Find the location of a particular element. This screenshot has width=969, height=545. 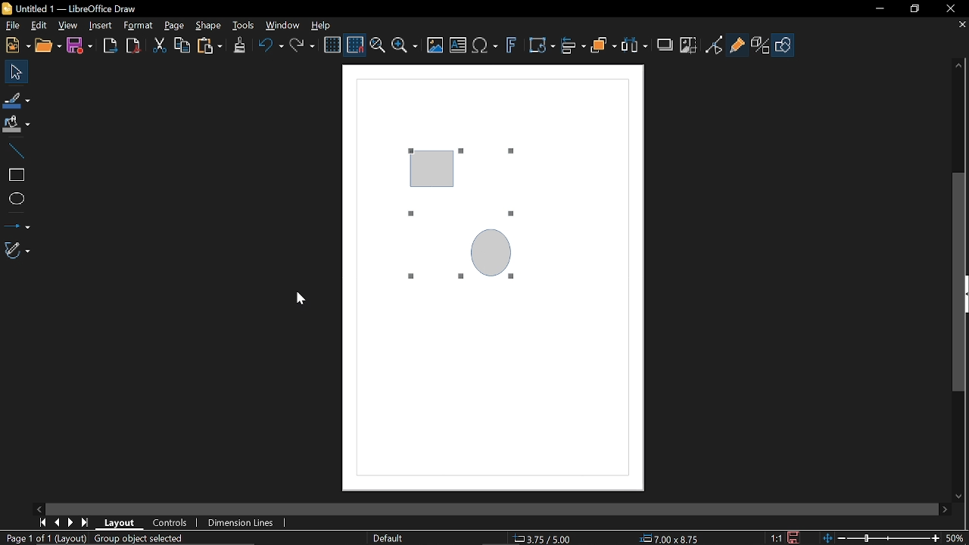

Align is located at coordinates (573, 47).